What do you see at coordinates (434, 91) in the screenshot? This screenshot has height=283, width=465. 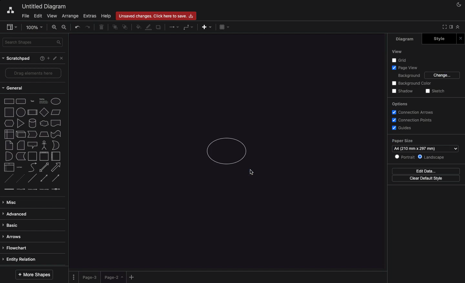 I see `Sketch` at bounding box center [434, 91].